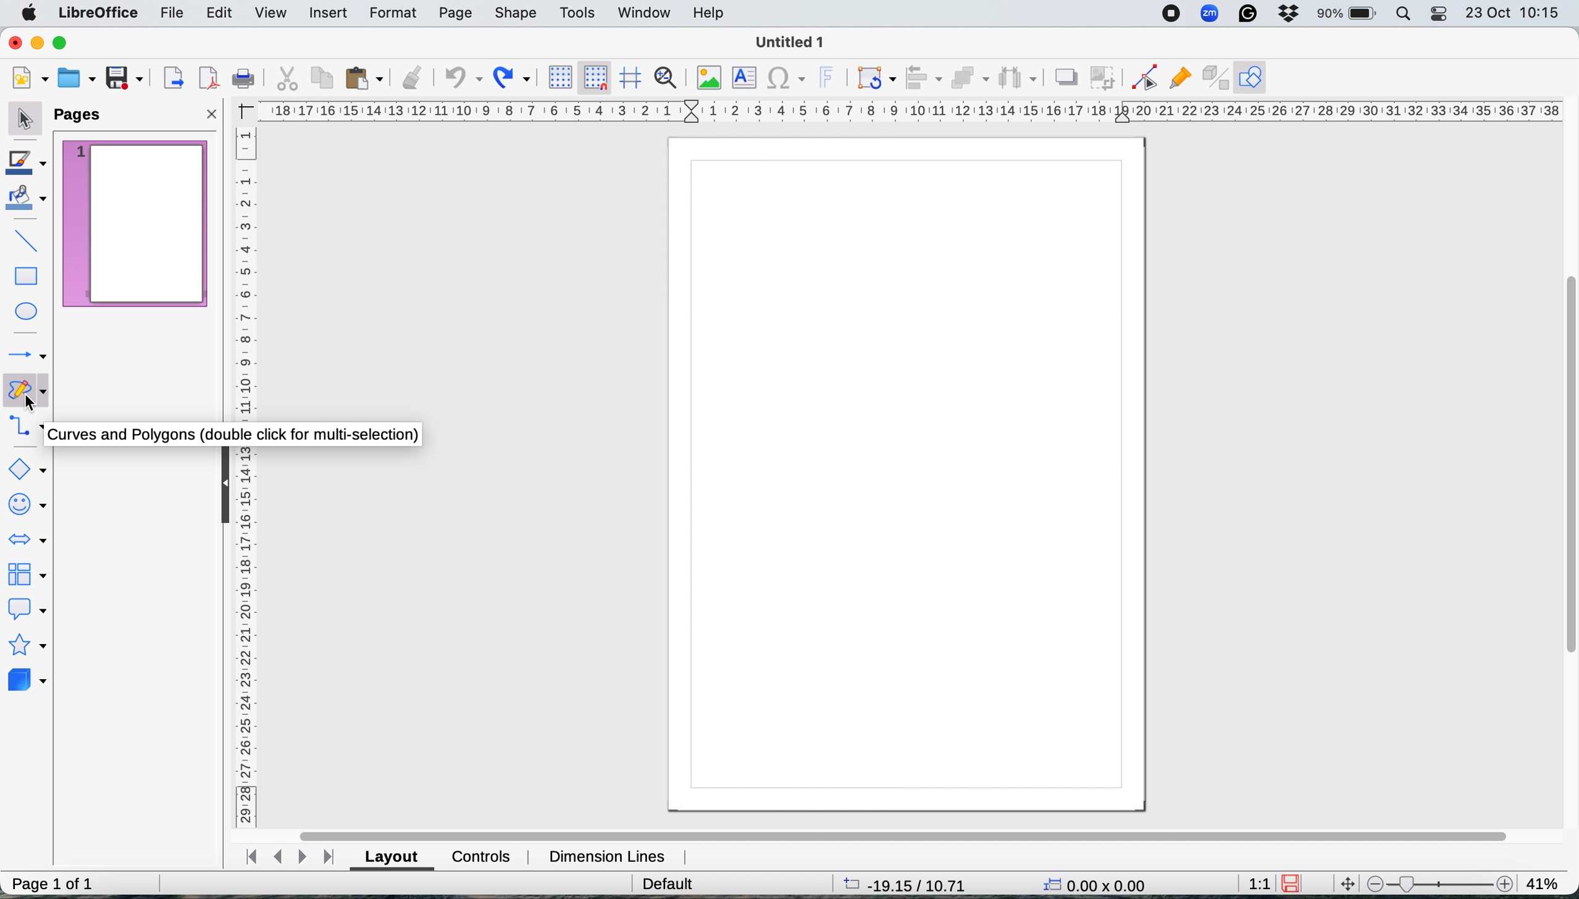 Image resolution: width=1579 pixels, height=899 pixels. What do you see at coordinates (1442, 882) in the screenshot?
I see `zoom scale` at bounding box center [1442, 882].